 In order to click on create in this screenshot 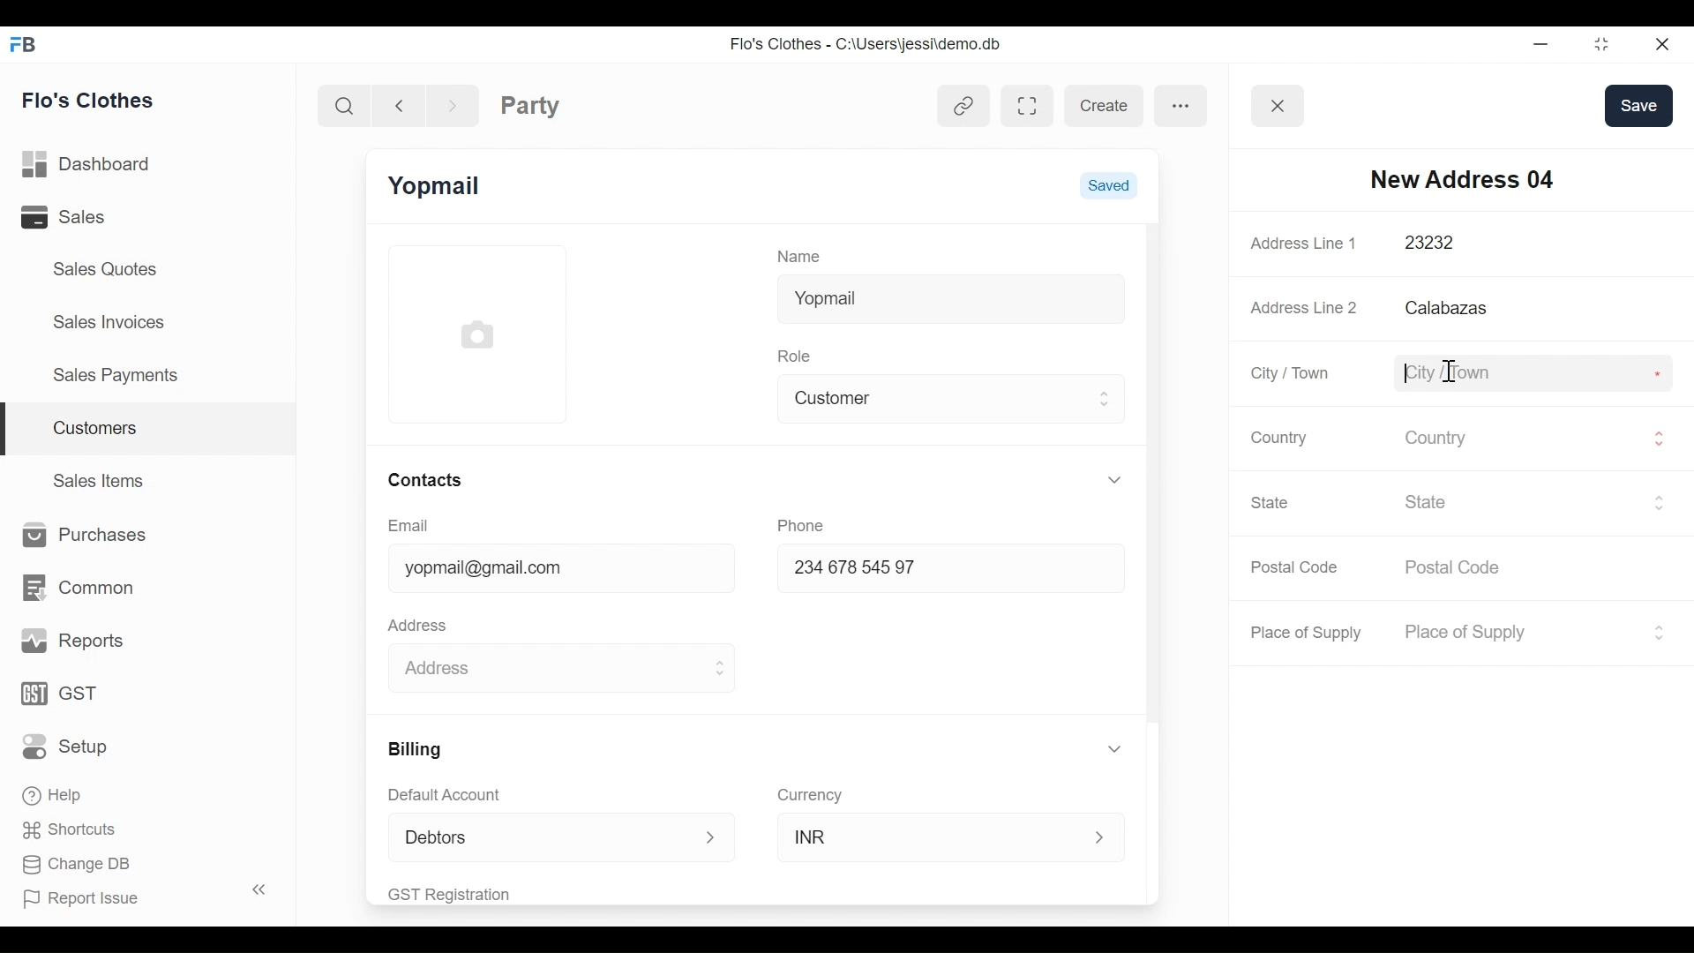, I will do `click(1103, 106)`.